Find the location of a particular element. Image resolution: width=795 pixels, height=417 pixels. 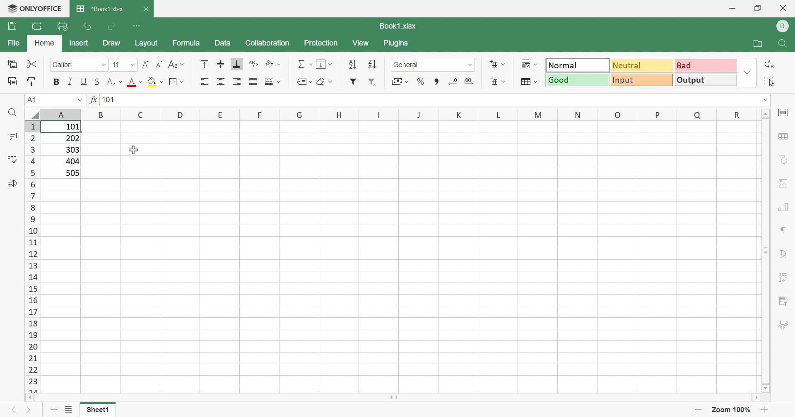

Sheet1 is located at coordinates (98, 410).